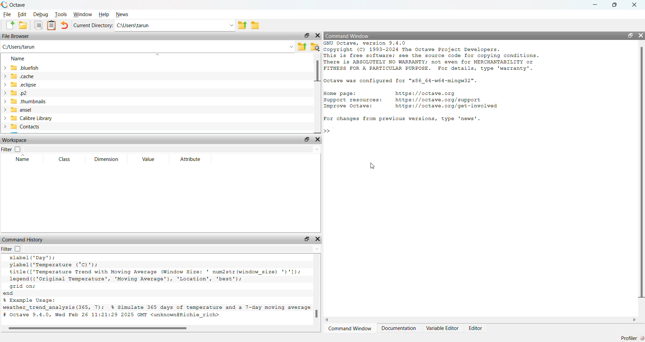  Describe the element at coordinates (12, 249) in the screenshot. I see `Filter` at that location.